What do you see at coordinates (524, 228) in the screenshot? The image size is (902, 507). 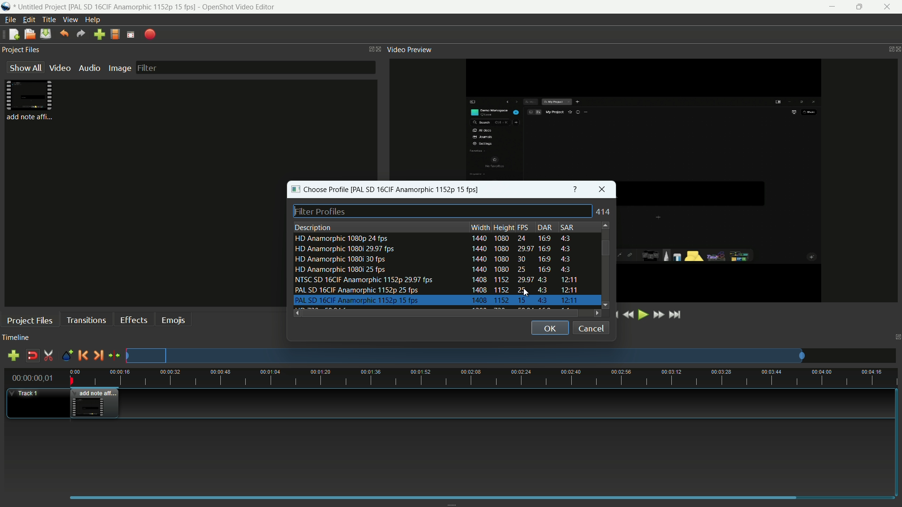 I see `fps` at bounding box center [524, 228].